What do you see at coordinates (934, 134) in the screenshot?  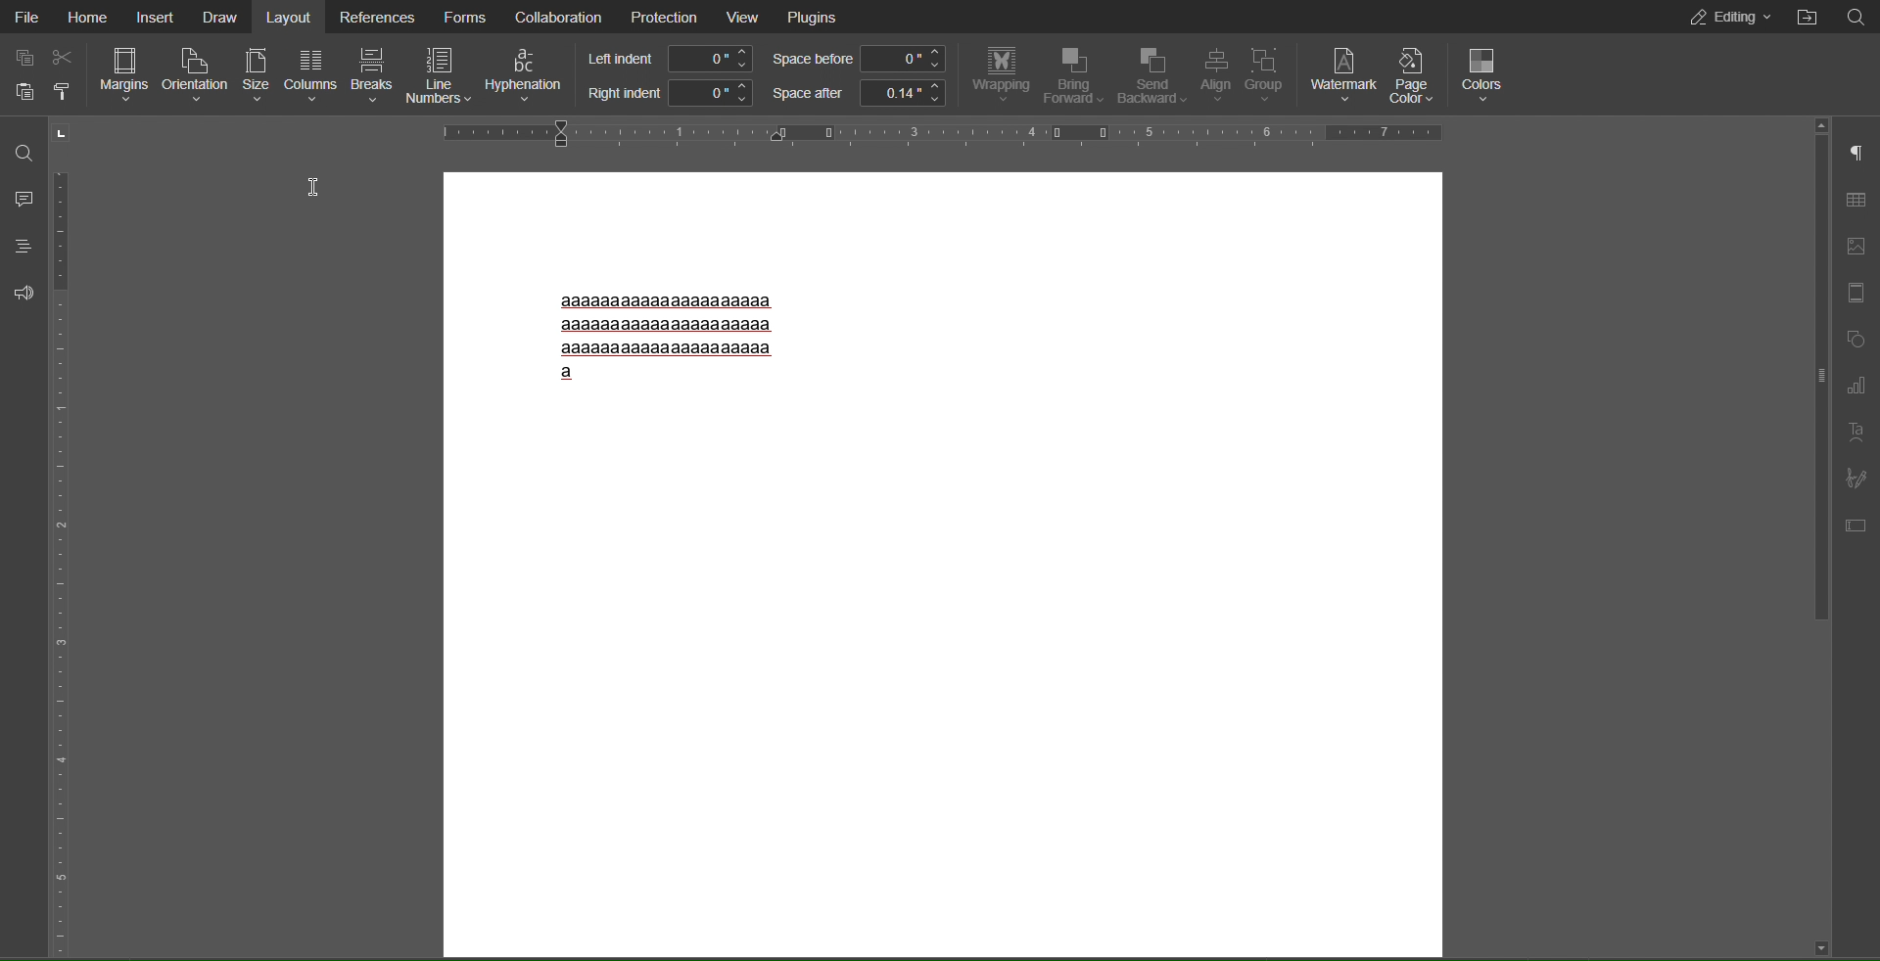 I see `Horizontal Ruler` at bounding box center [934, 134].